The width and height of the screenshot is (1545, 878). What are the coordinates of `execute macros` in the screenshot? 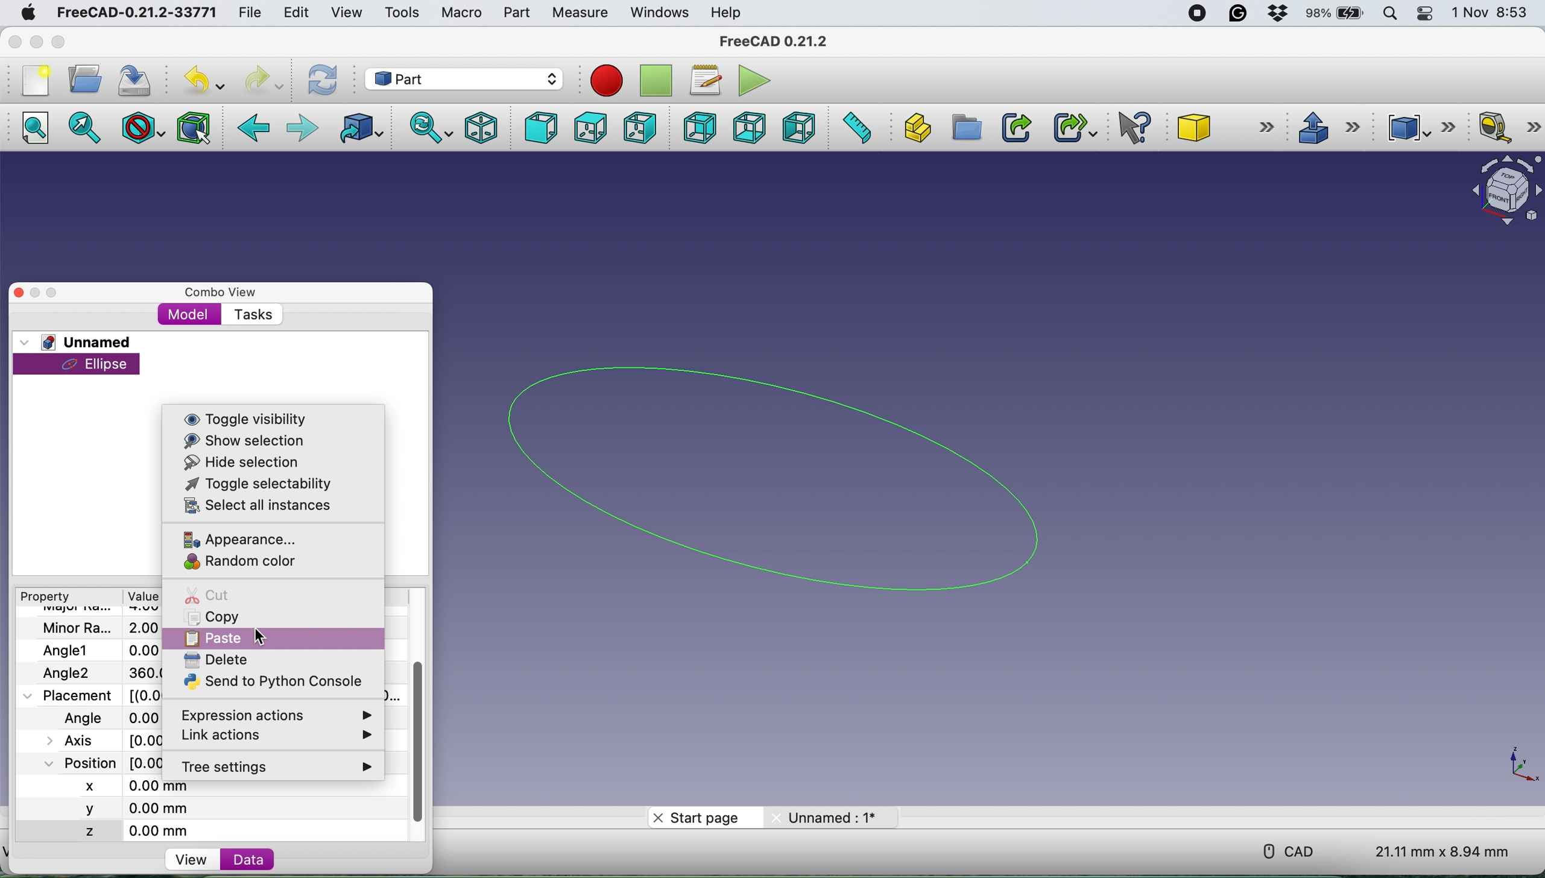 It's located at (751, 80).